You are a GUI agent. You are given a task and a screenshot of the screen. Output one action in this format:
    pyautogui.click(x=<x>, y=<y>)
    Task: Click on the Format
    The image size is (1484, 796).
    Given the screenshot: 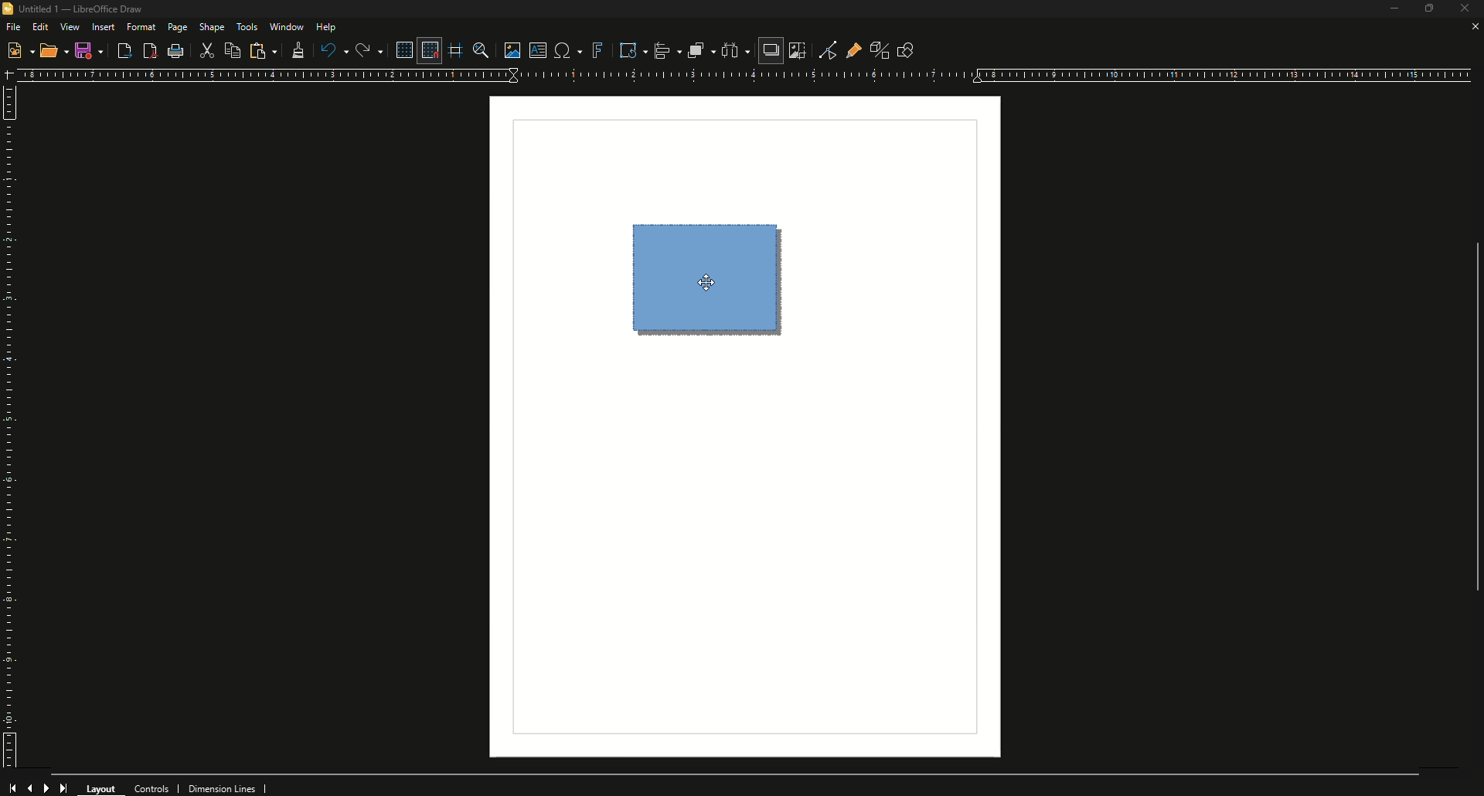 What is the action you would take?
    pyautogui.click(x=141, y=27)
    